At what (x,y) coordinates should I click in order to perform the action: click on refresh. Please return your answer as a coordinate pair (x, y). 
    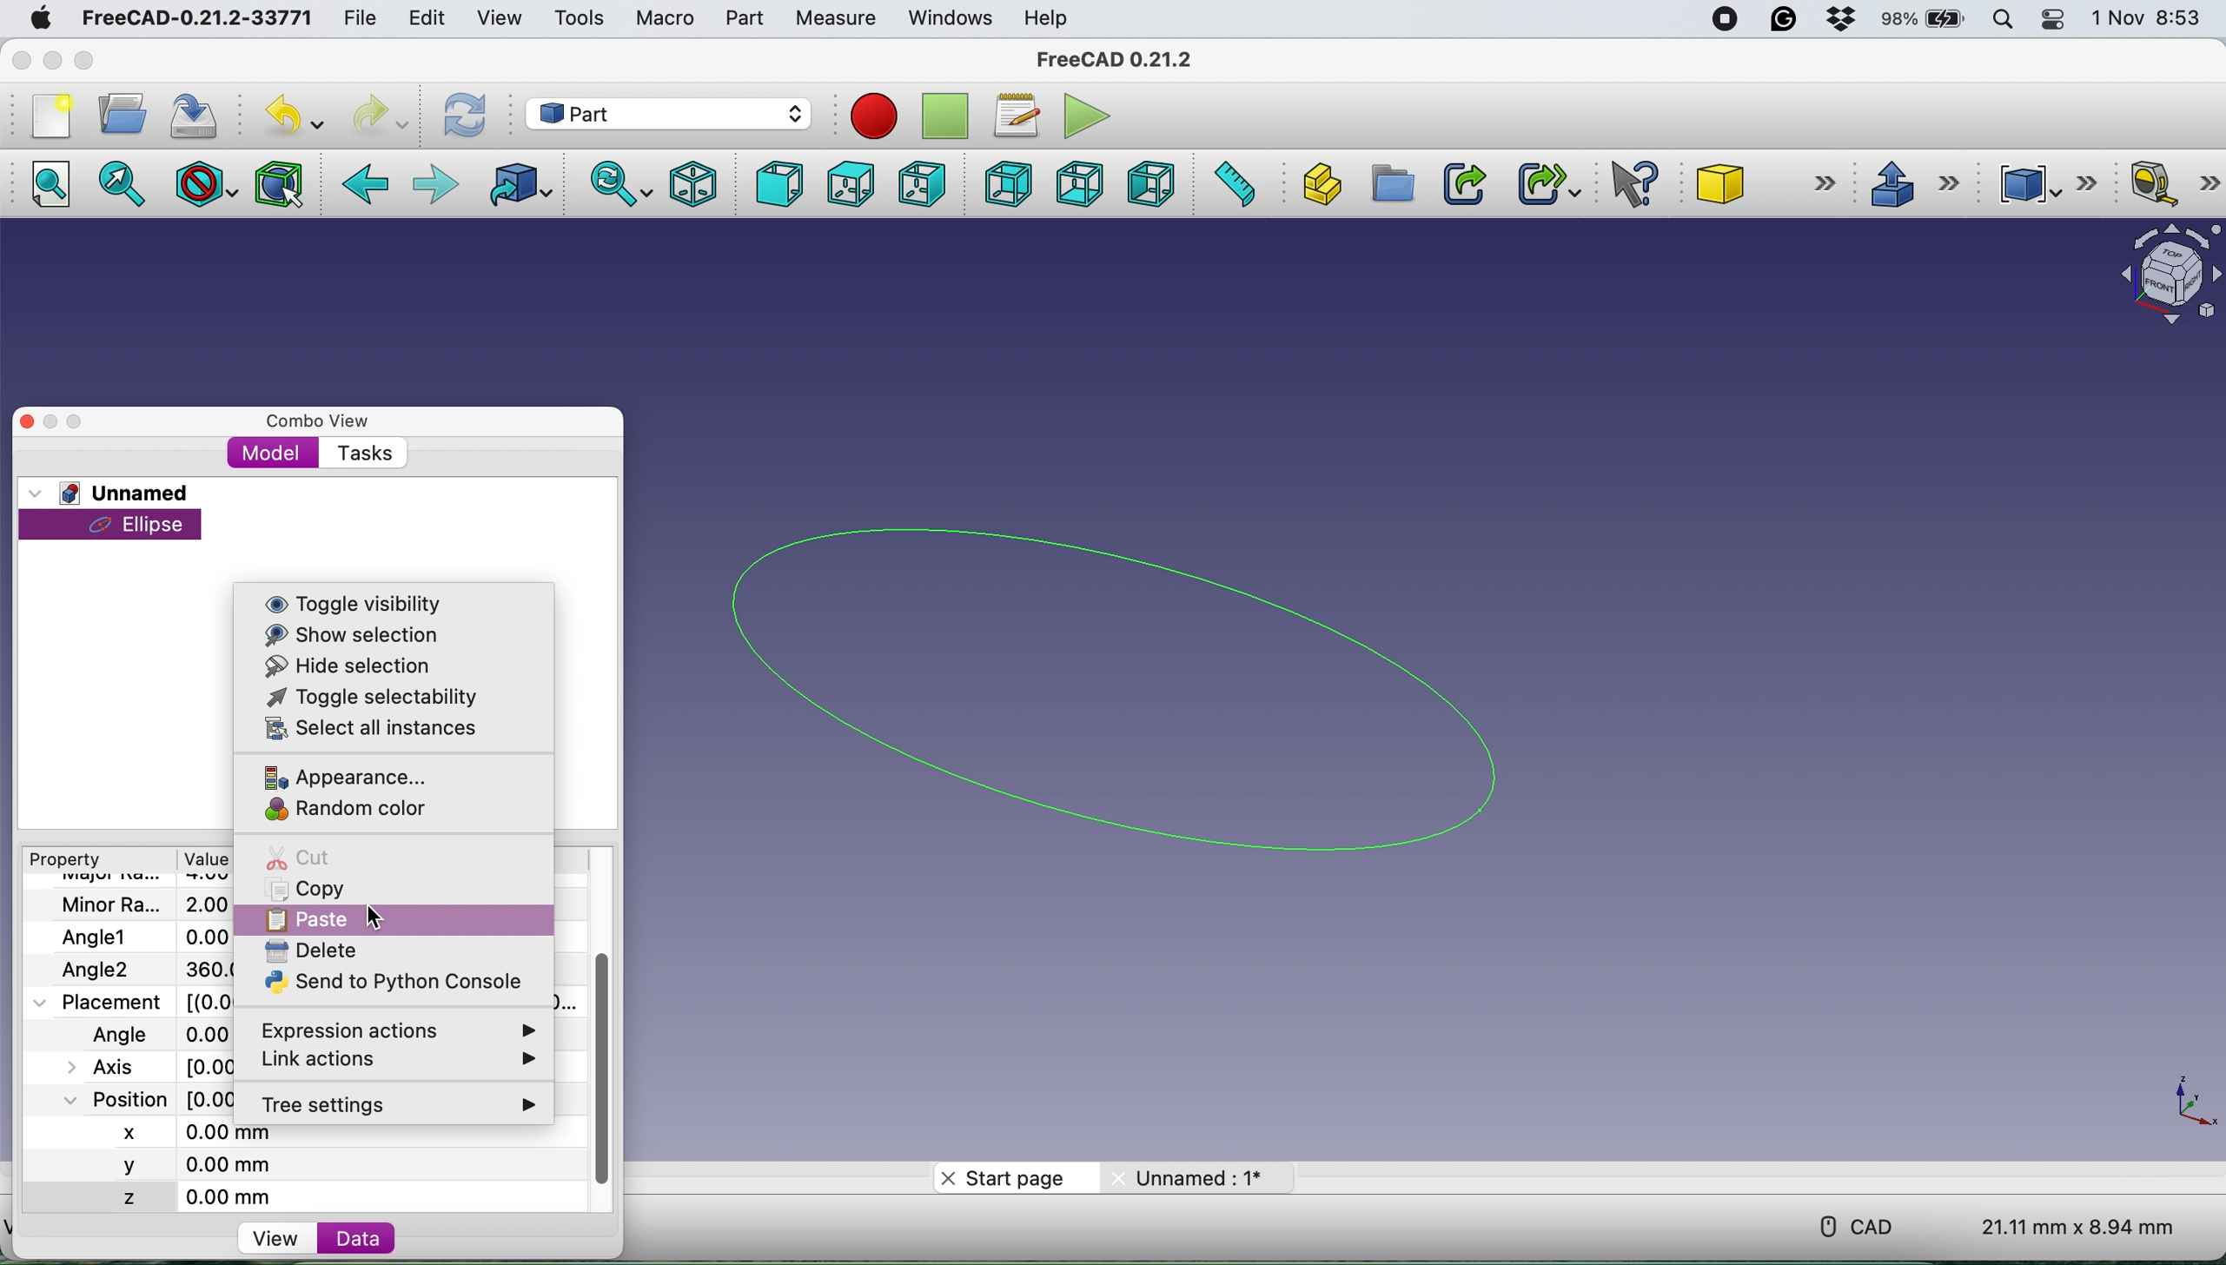
    Looking at the image, I should click on (464, 116).